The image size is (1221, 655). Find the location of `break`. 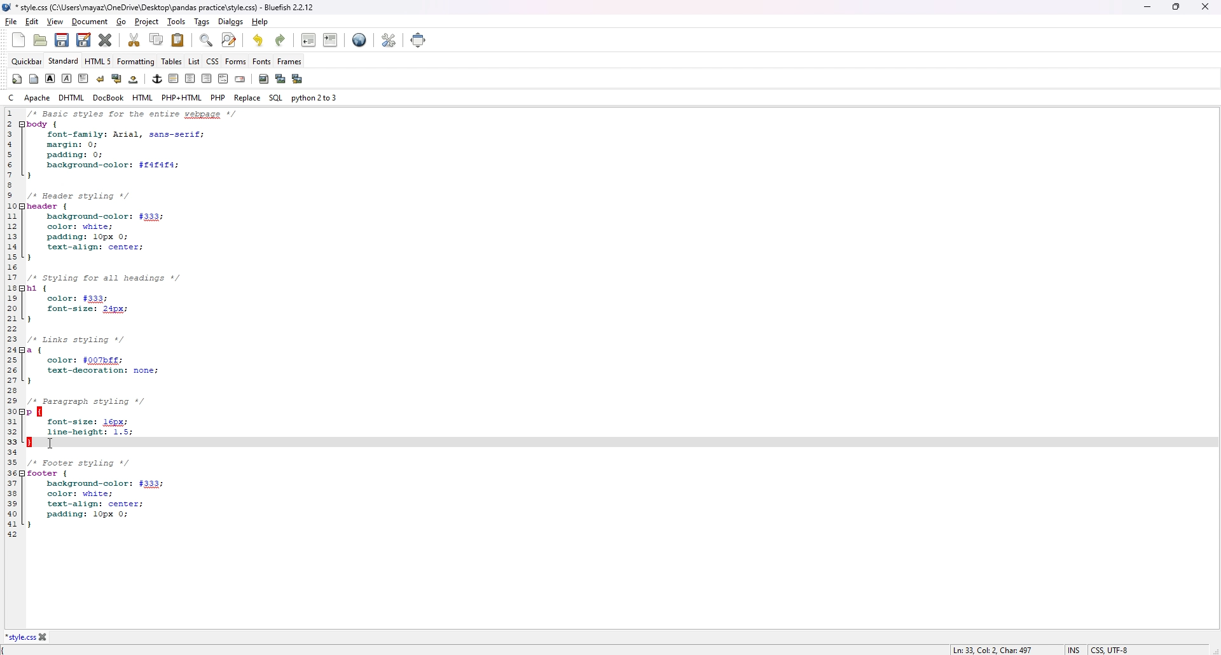

break is located at coordinates (100, 79).